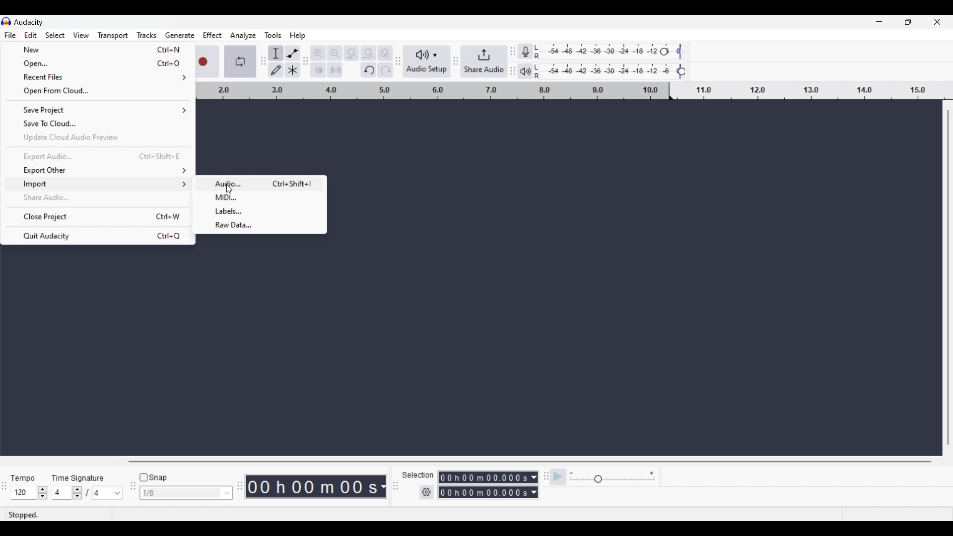  What do you see at coordinates (368, 70) in the screenshot?
I see `Undo` at bounding box center [368, 70].